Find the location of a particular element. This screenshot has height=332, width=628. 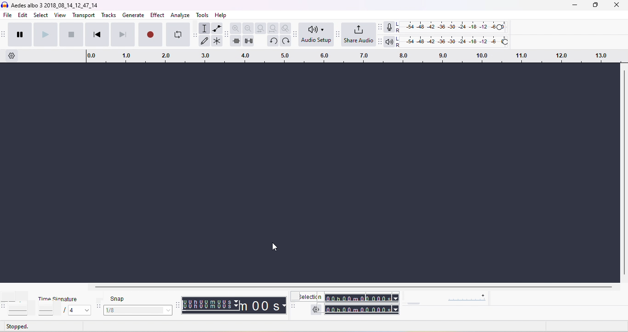

view is located at coordinates (61, 15).